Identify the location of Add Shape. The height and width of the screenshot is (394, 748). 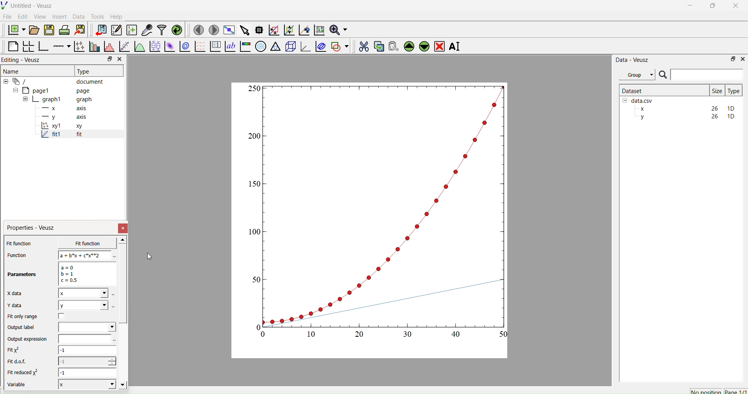
(339, 45).